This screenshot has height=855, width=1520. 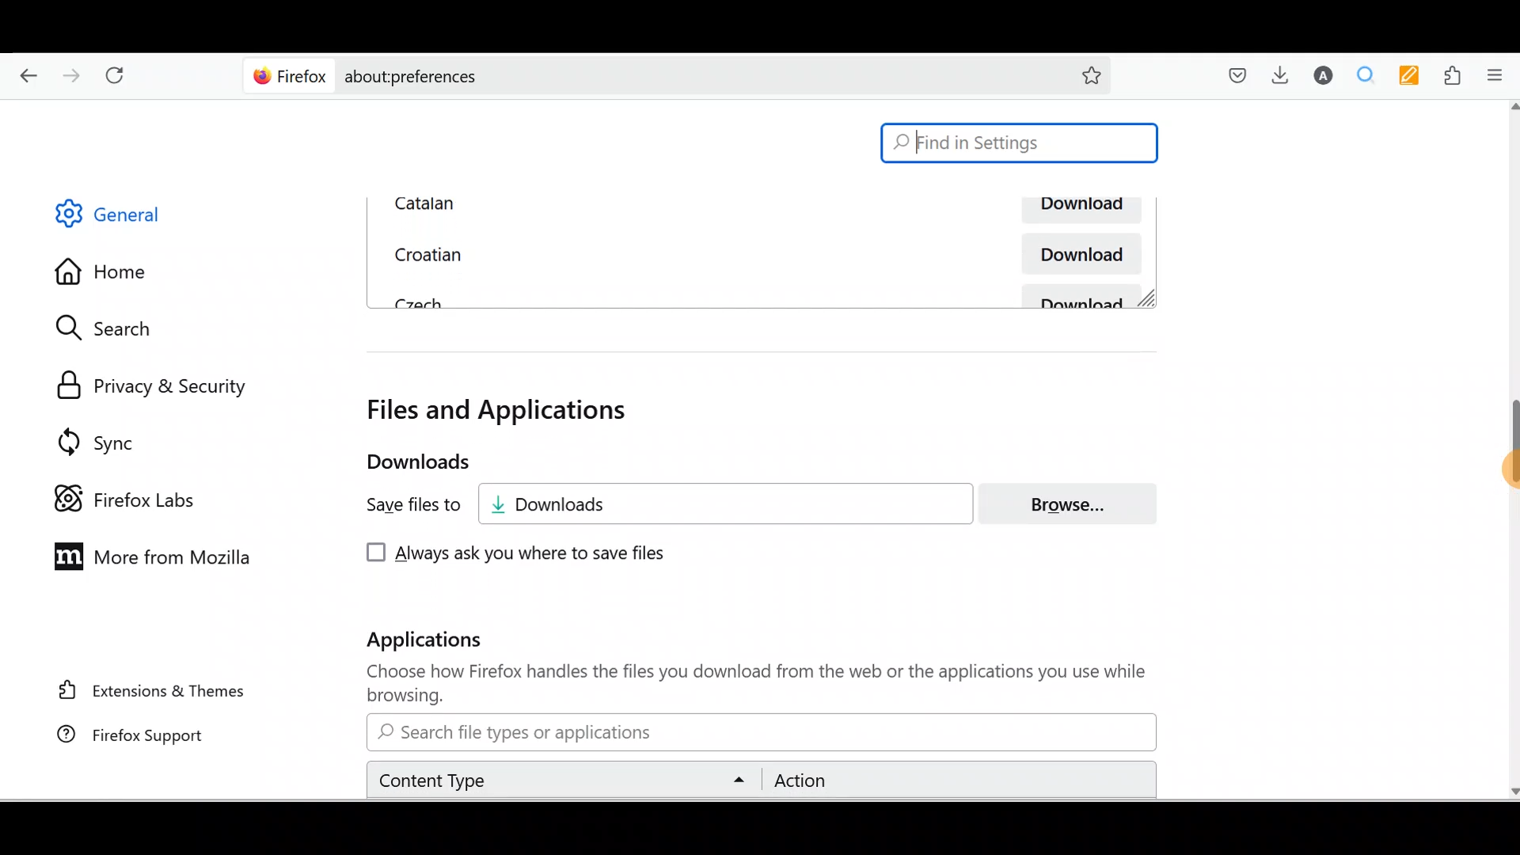 I want to click on Czech, so click(x=415, y=301).